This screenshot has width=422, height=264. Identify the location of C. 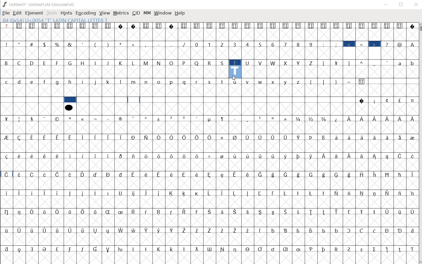
(20, 63).